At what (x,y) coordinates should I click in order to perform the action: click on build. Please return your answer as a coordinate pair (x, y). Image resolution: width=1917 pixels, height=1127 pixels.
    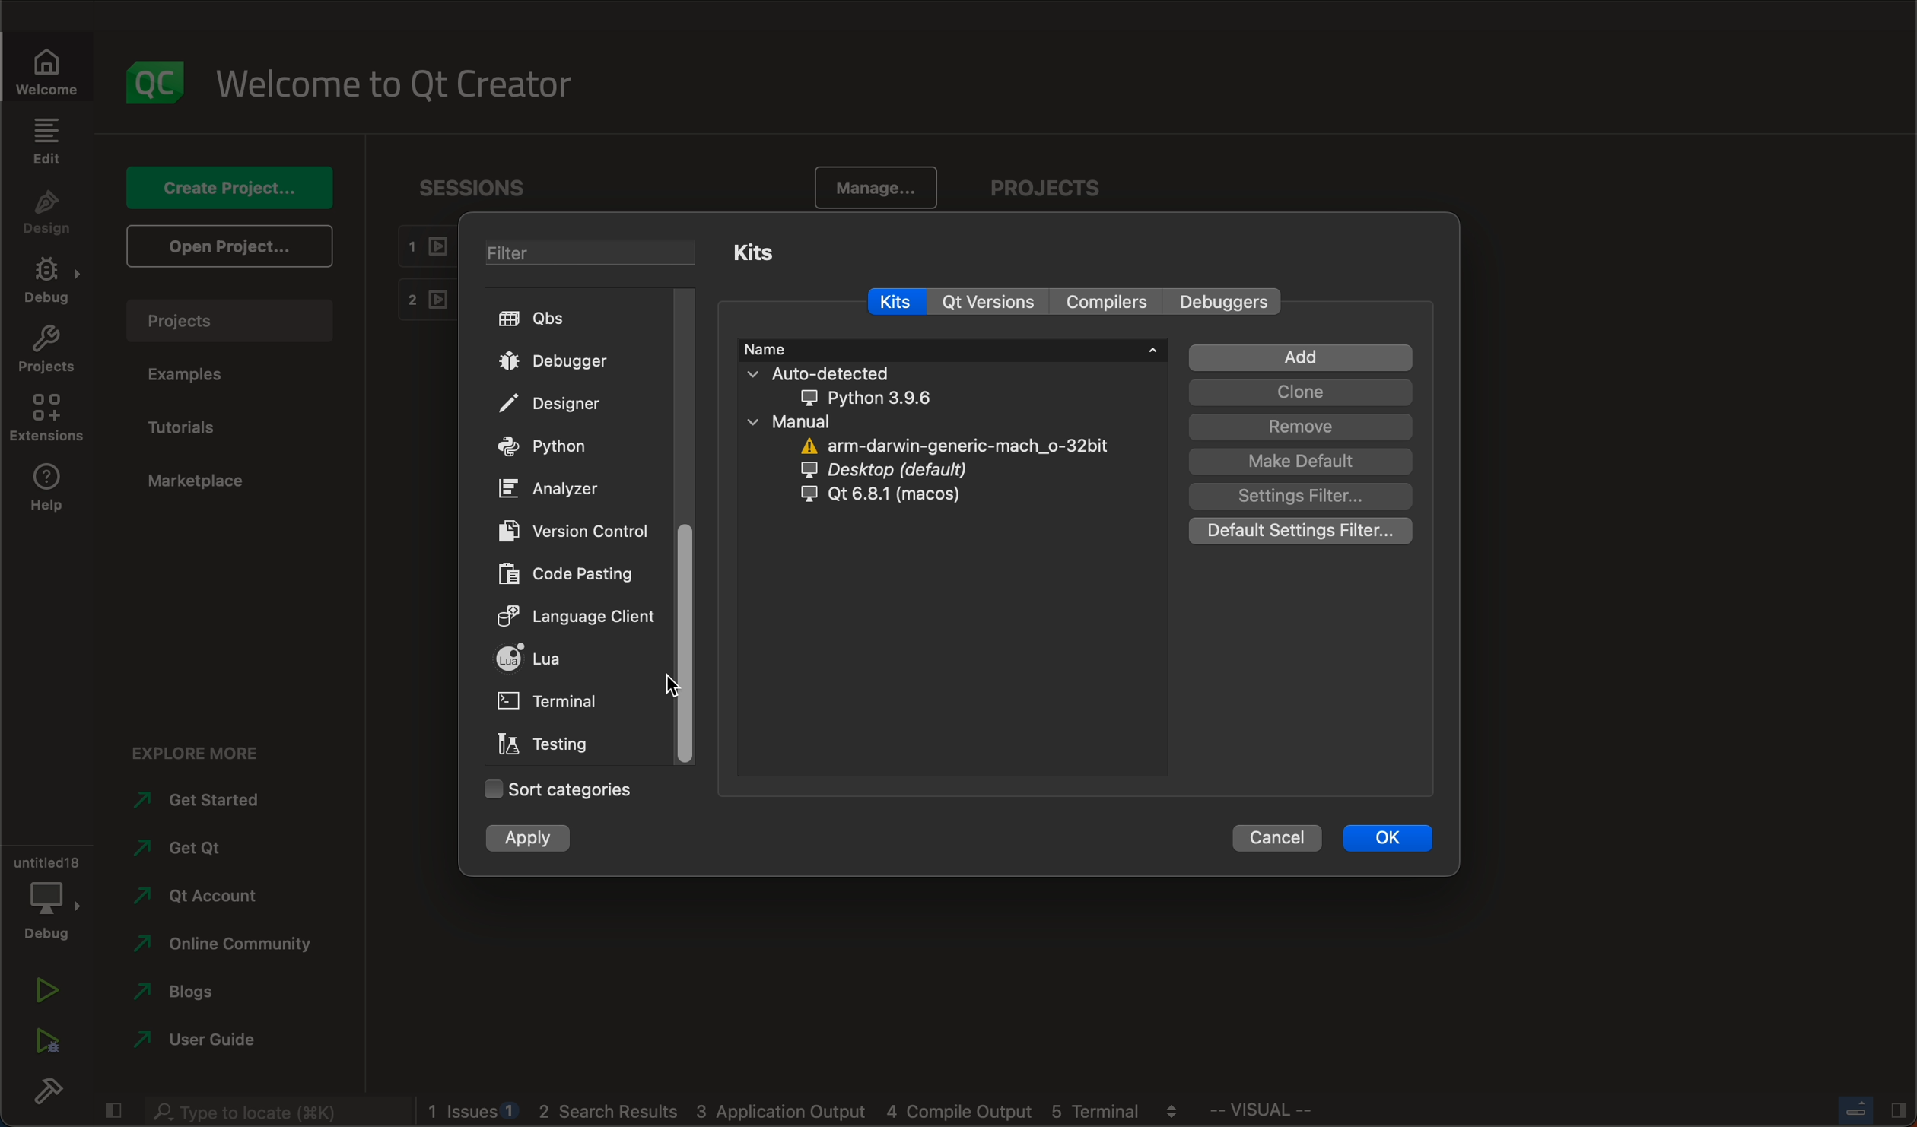
    Looking at the image, I should click on (43, 1095).